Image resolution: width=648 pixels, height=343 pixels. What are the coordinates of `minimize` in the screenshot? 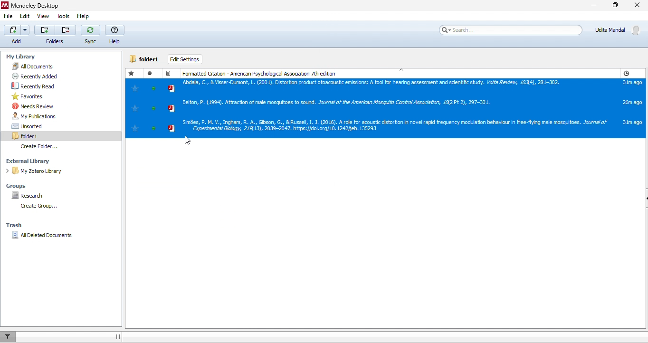 It's located at (589, 8).